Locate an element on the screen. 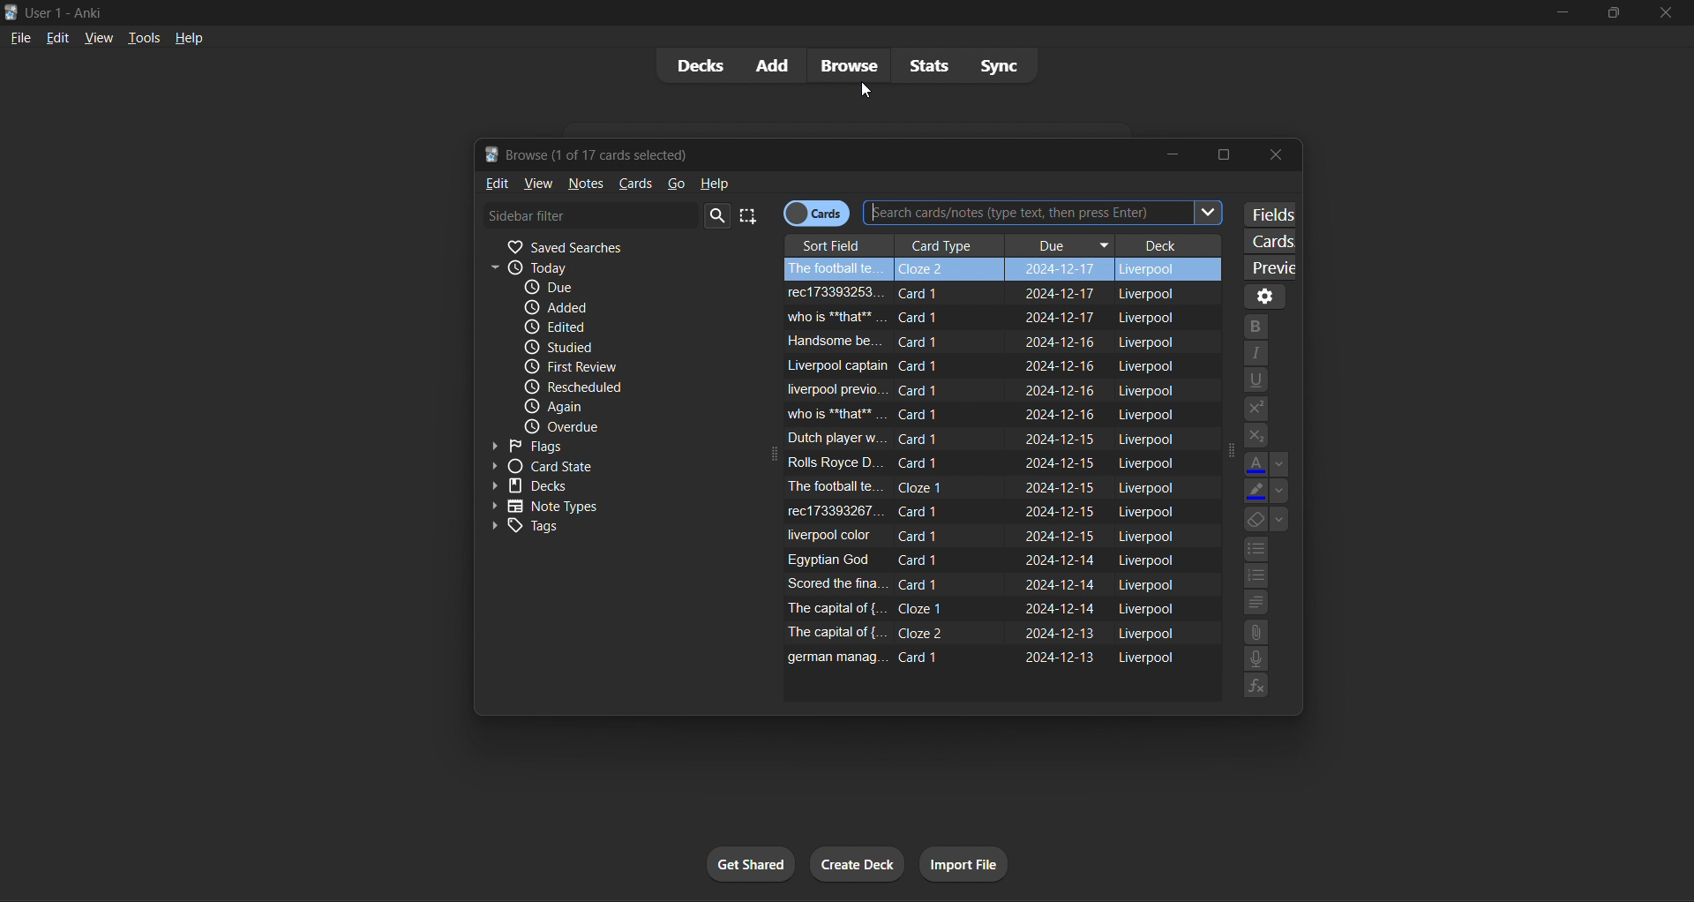  card 1 is located at coordinates (926, 390).